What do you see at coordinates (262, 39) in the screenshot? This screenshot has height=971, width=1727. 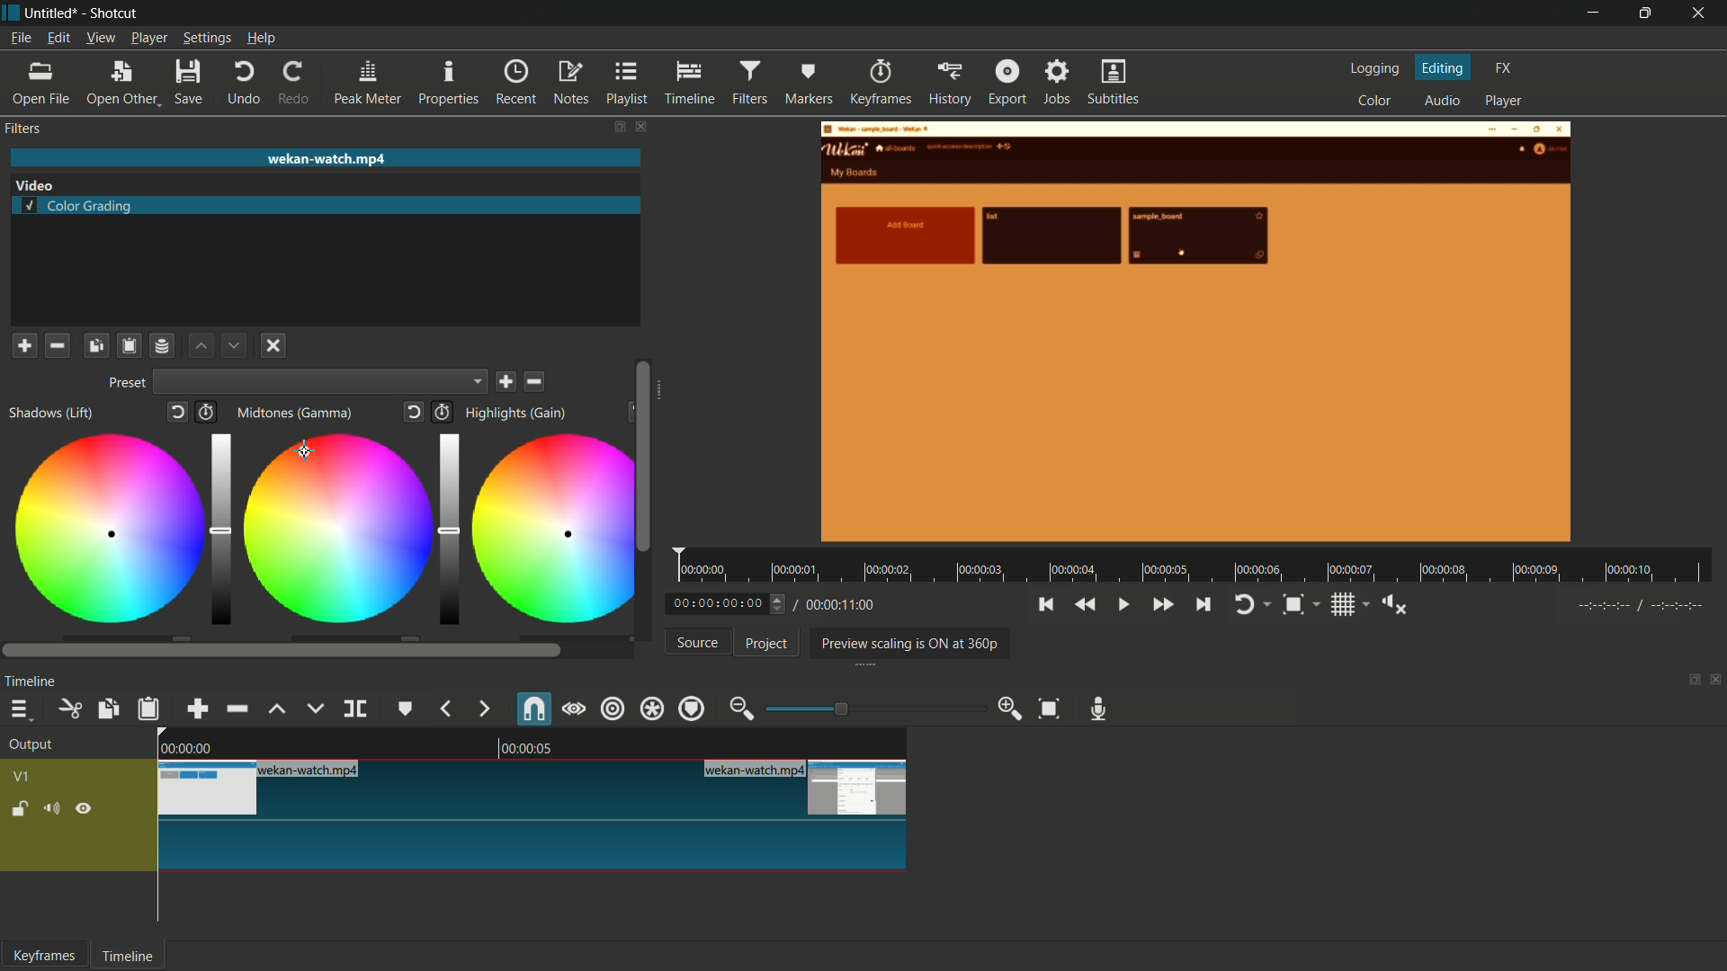 I see `help menu` at bounding box center [262, 39].